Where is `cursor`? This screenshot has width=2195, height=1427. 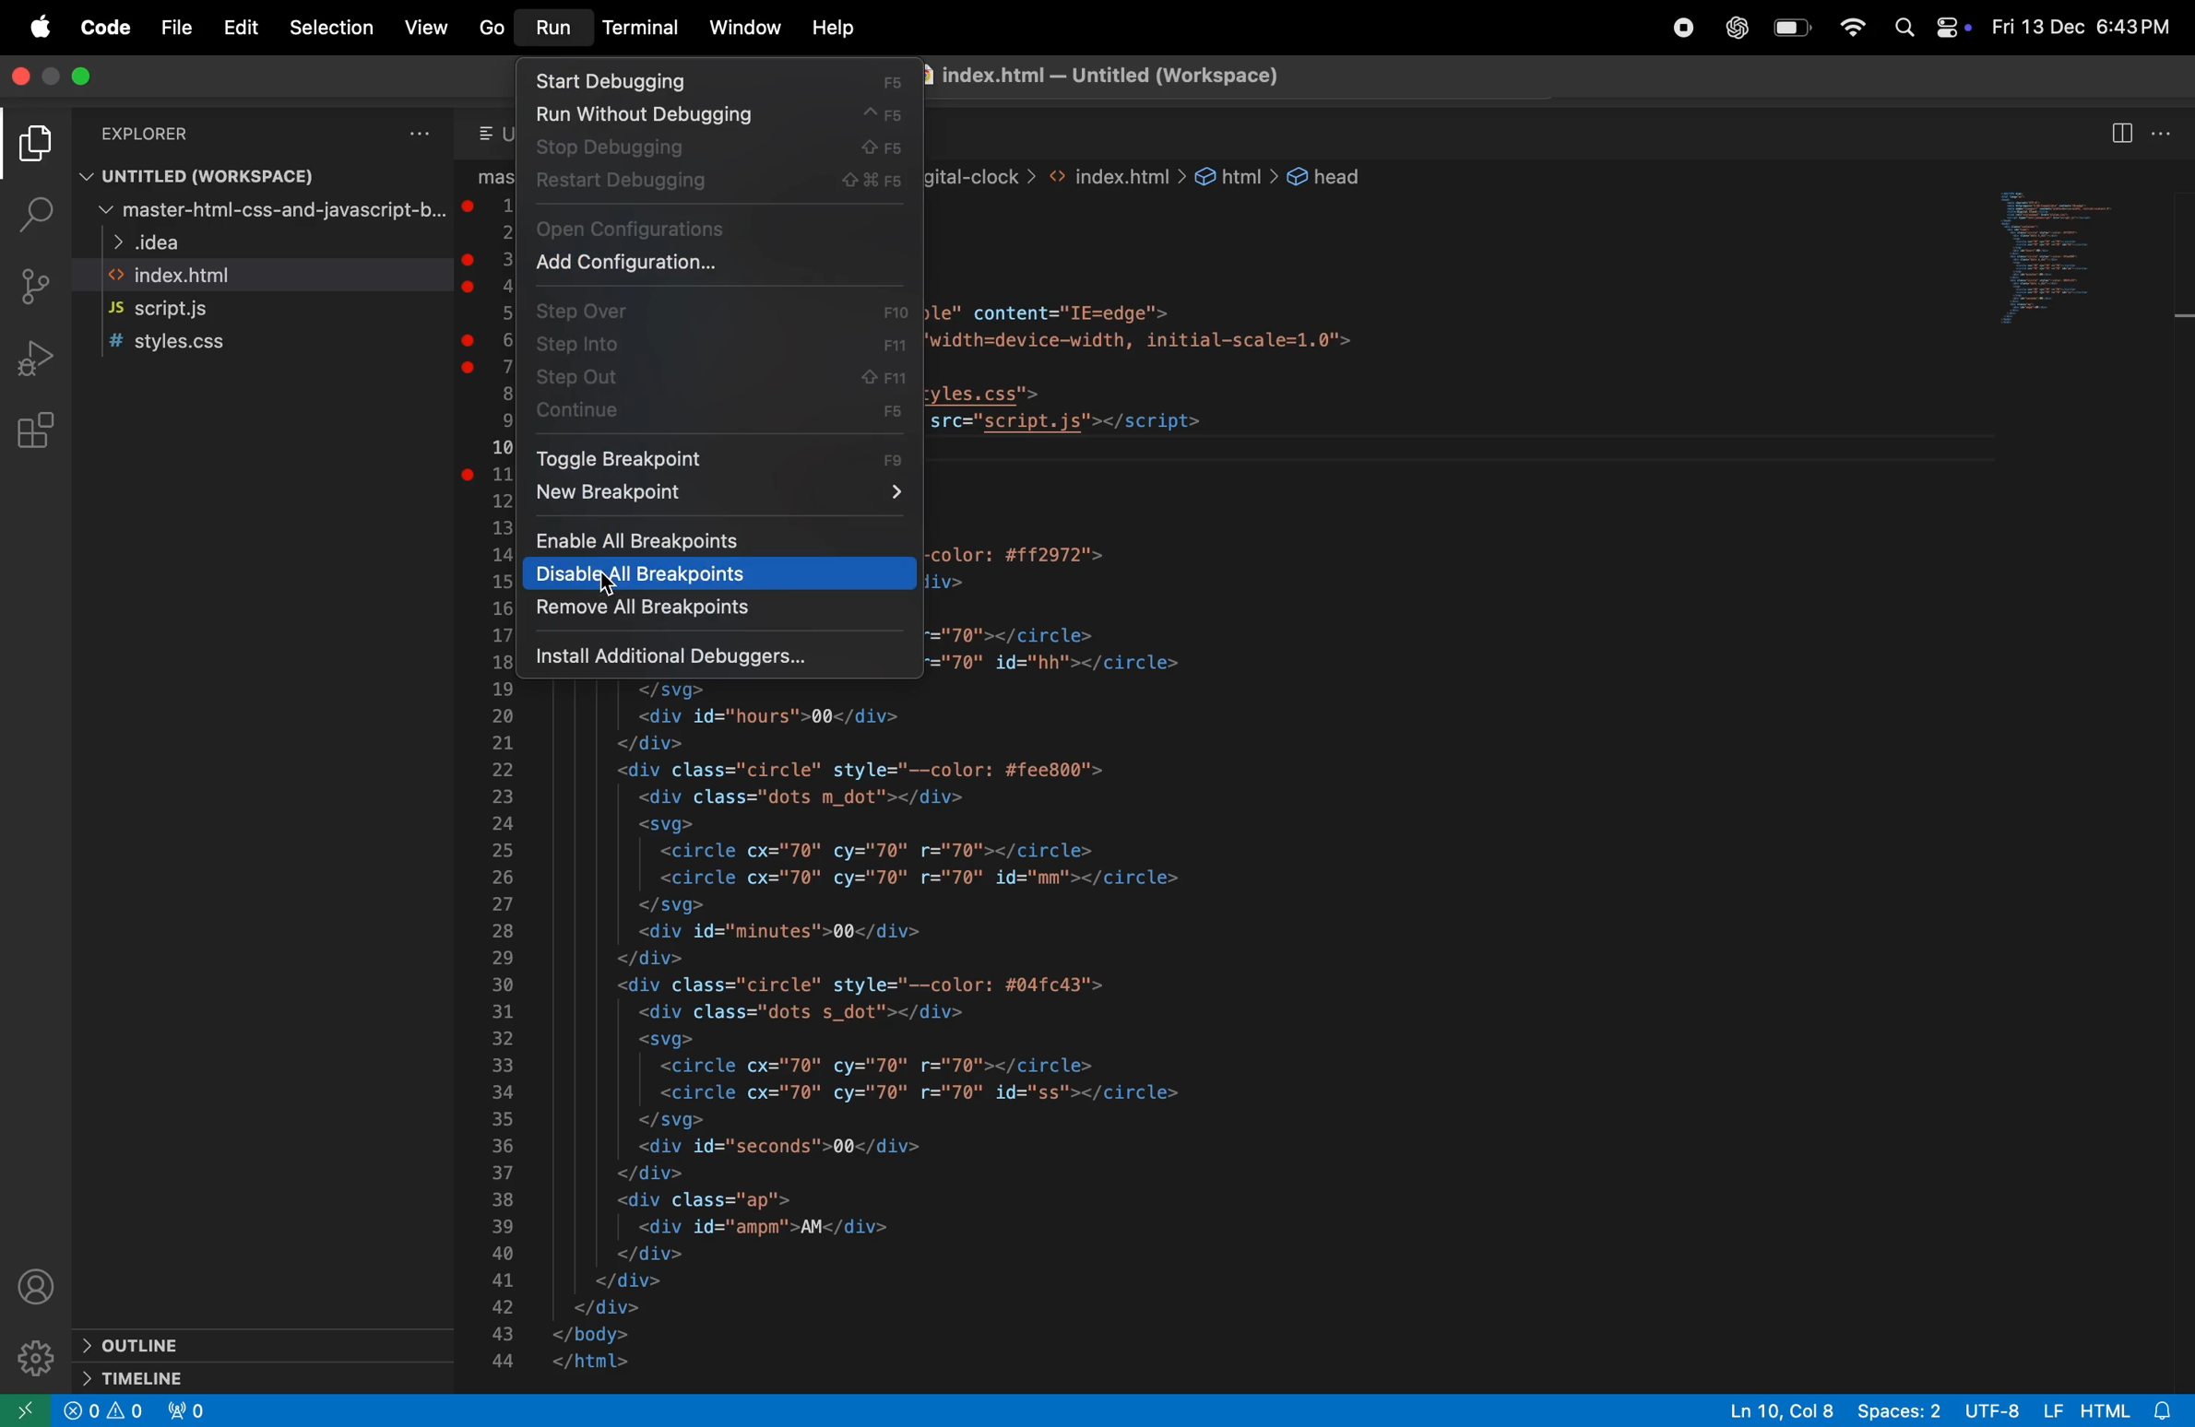 cursor is located at coordinates (609, 576).